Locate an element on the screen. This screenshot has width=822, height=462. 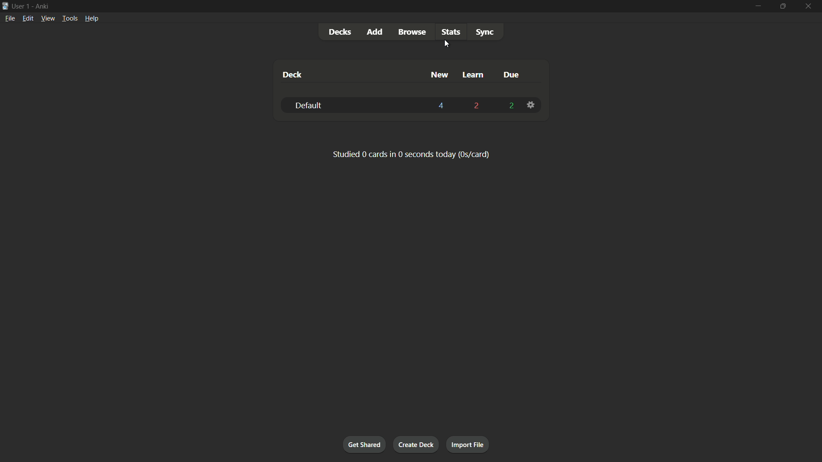
2 is located at coordinates (511, 105).